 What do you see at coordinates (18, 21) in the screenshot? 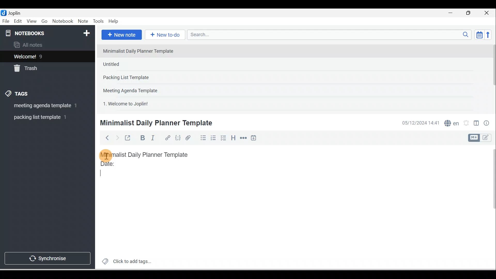
I see `Edit` at bounding box center [18, 21].